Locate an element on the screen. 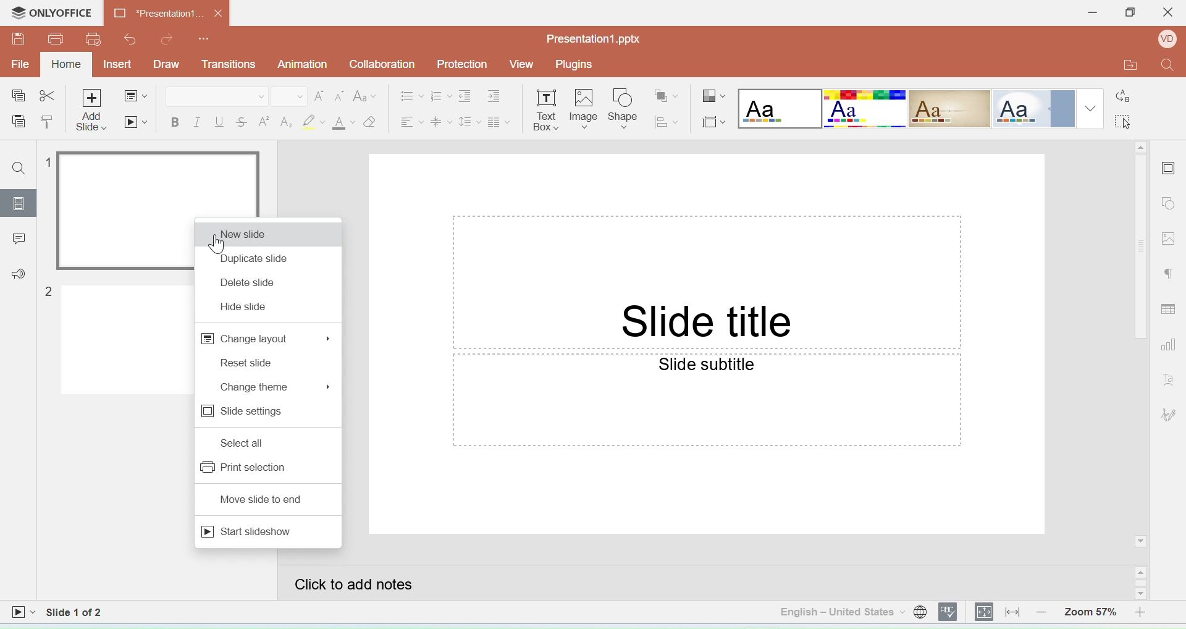 Image resolution: width=1186 pixels, height=629 pixels. Open file location is located at coordinates (1122, 66).